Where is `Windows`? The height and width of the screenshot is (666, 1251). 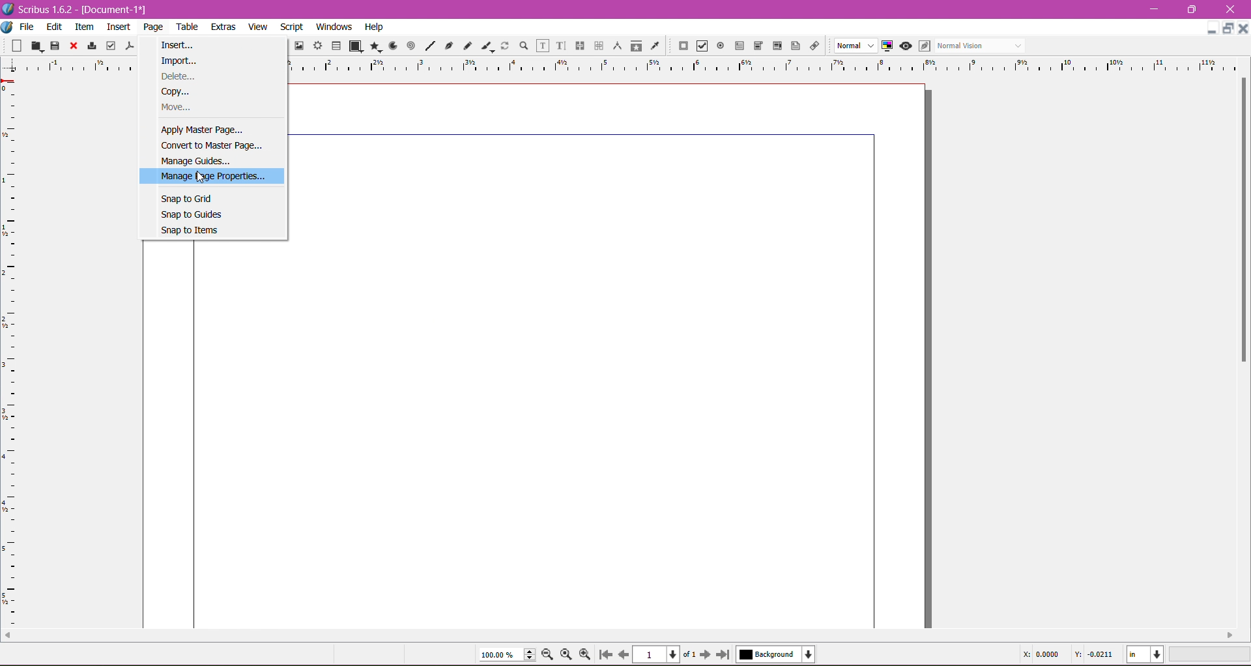 Windows is located at coordinates (334, 26).